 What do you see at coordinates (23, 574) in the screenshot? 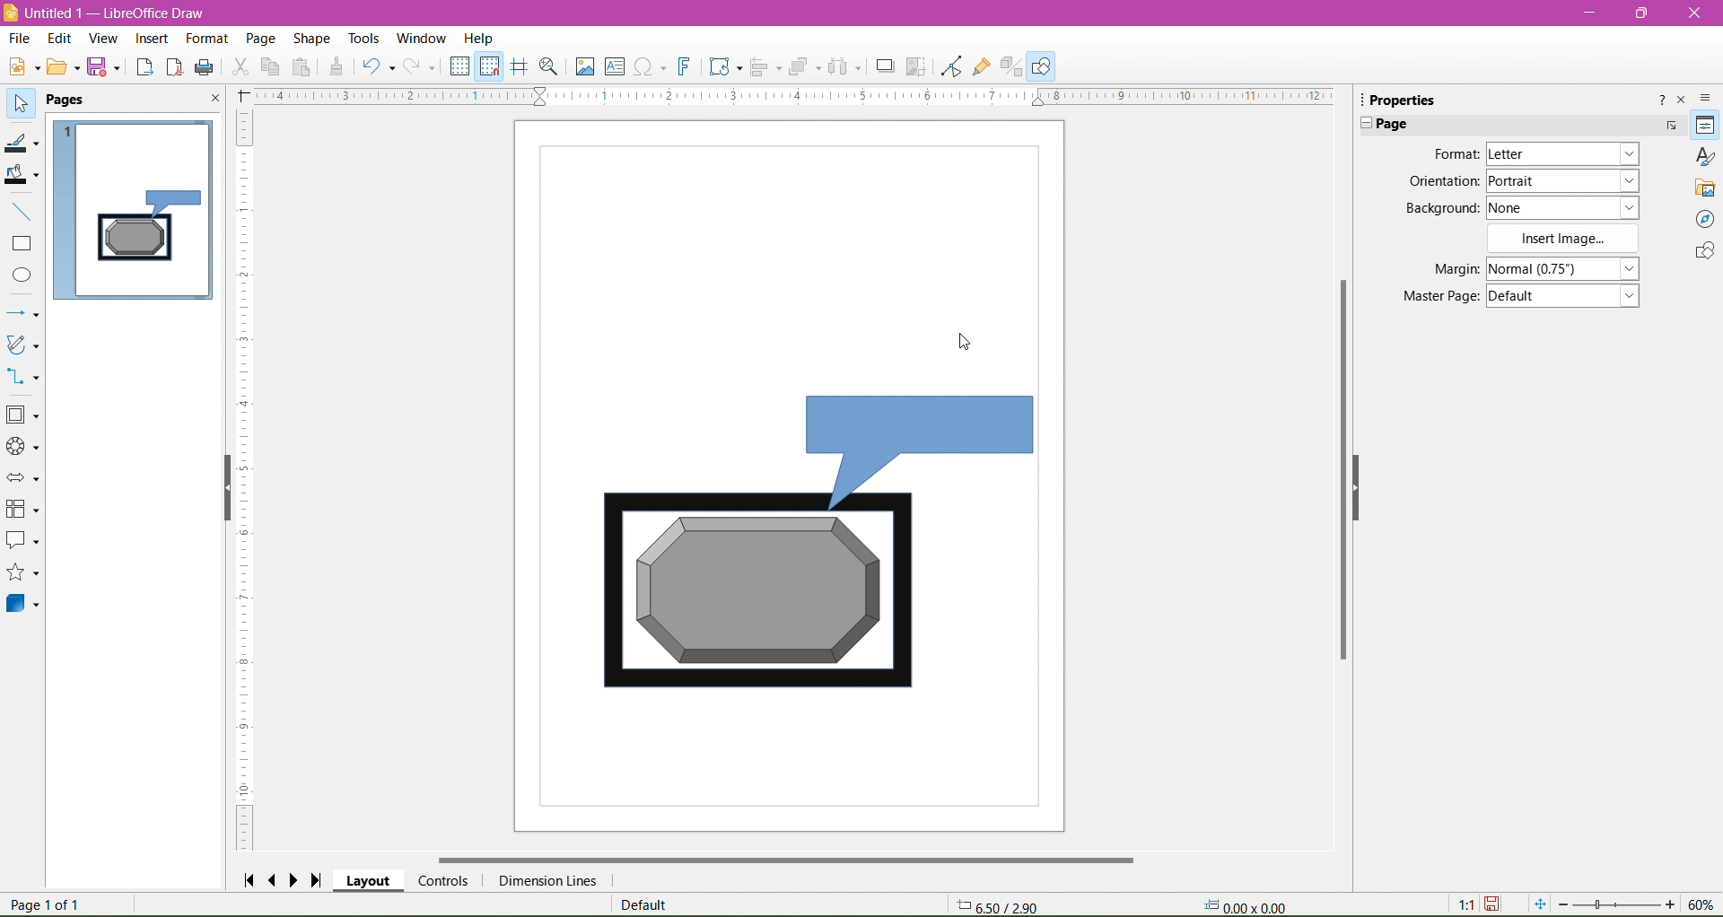
I see `Stars and Banners` at bounding box center [23, 574].